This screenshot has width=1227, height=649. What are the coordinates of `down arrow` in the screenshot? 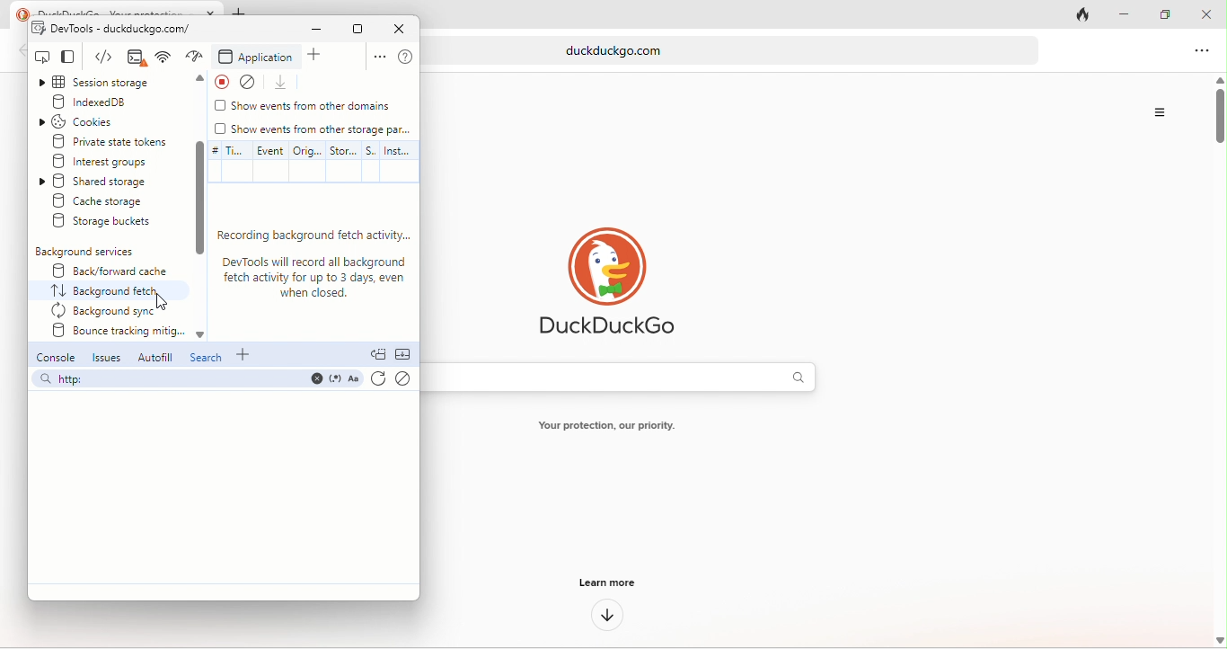 It's located at (603, 618).